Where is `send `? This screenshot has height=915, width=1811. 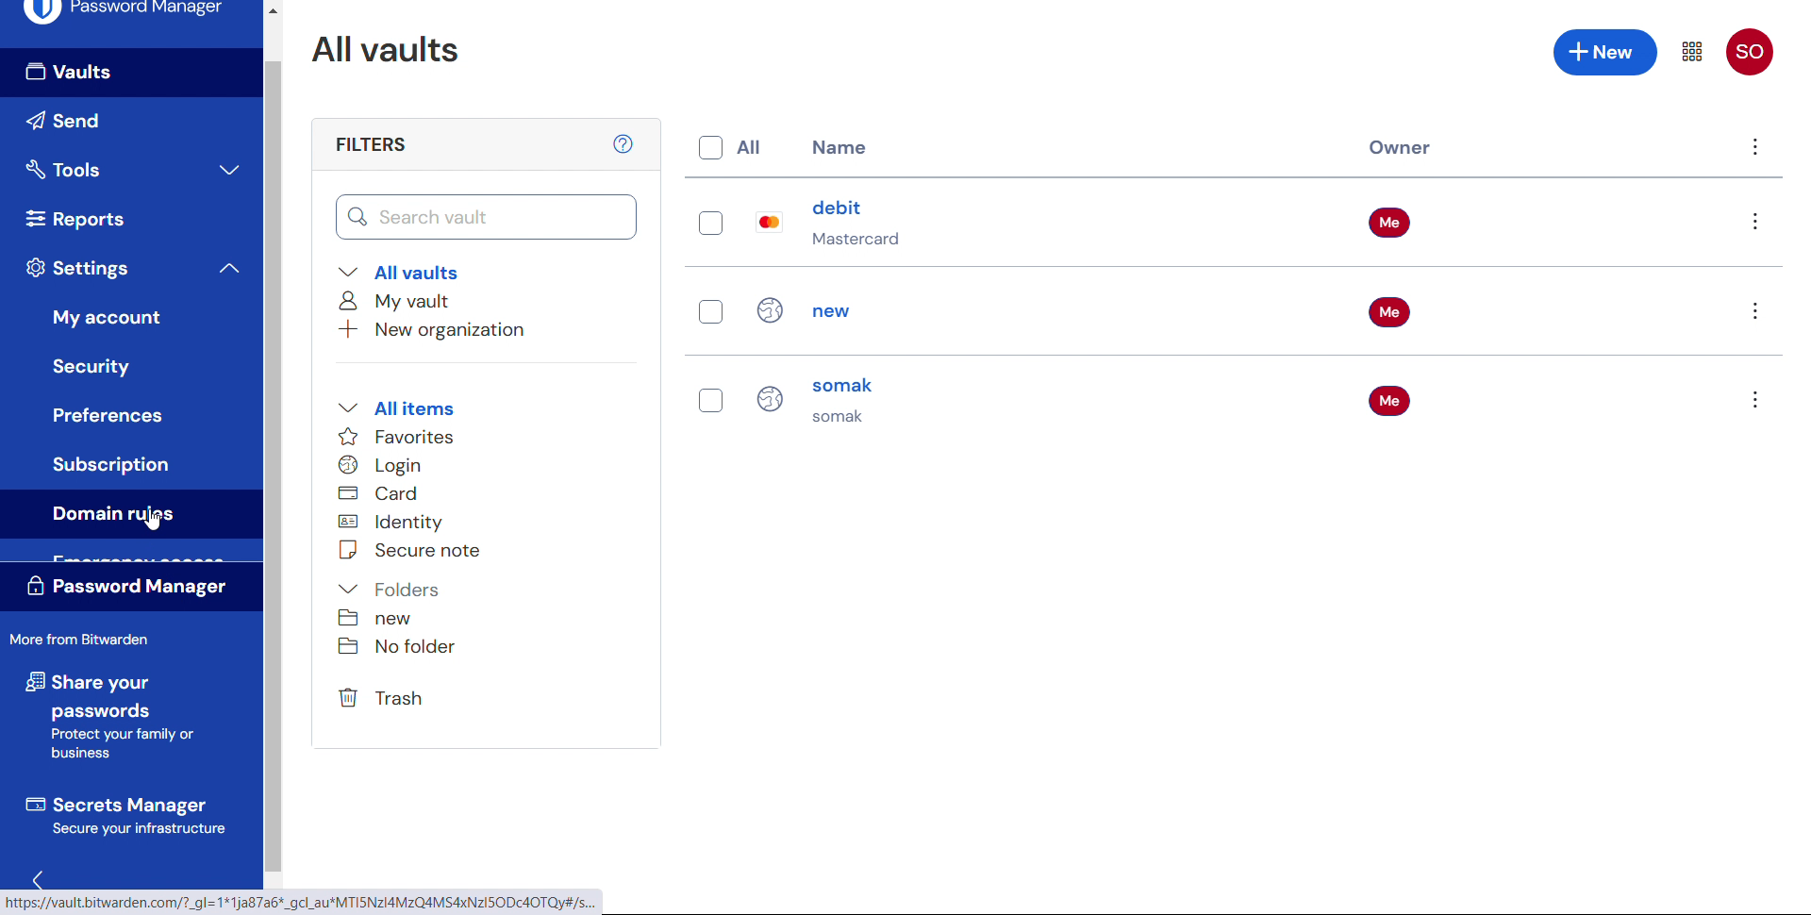 send  is located at coordinates (121, 119).